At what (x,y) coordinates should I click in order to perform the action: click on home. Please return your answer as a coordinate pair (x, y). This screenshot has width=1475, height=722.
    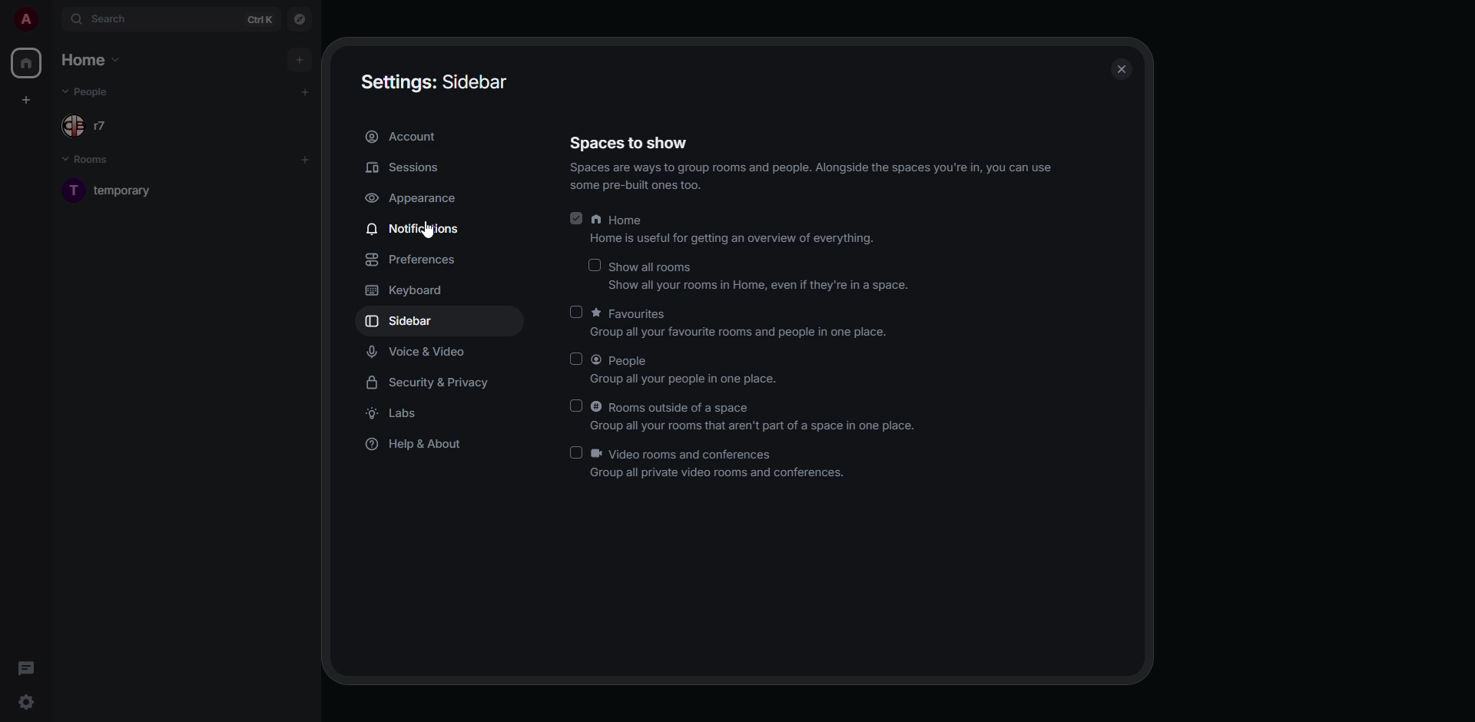
    Looking at the image, I should click on (734, 228).